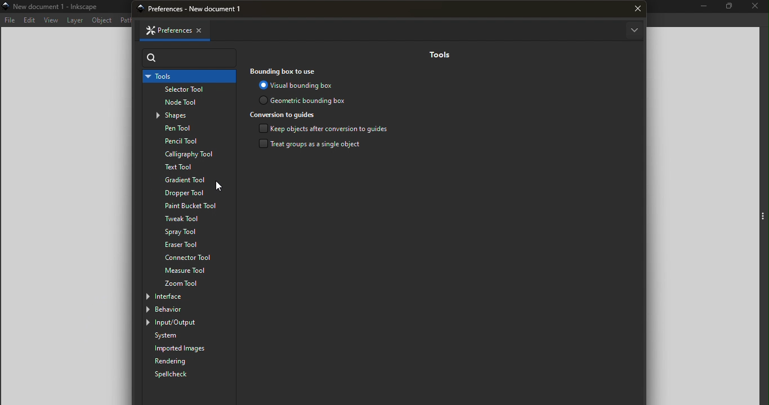 The width and height of the screenshot is (769, 405). Describe the element at coordinates (185, 206) in the screenshot. I see `Paint bucket tool` at that location.